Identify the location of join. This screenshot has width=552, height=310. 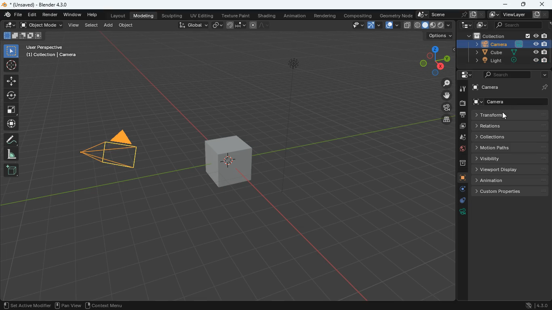
(235, 26).